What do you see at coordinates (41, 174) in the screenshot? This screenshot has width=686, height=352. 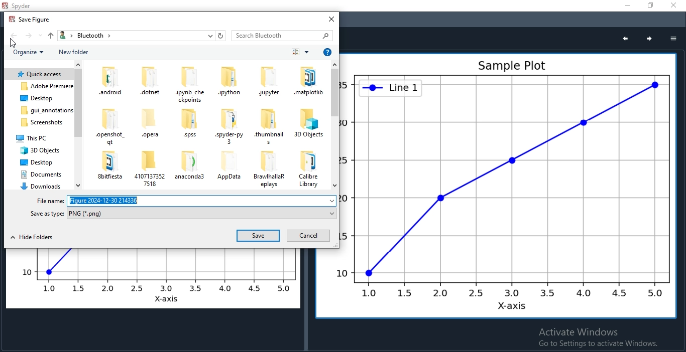 I see `folder 9` at bounding box center [41, 174].